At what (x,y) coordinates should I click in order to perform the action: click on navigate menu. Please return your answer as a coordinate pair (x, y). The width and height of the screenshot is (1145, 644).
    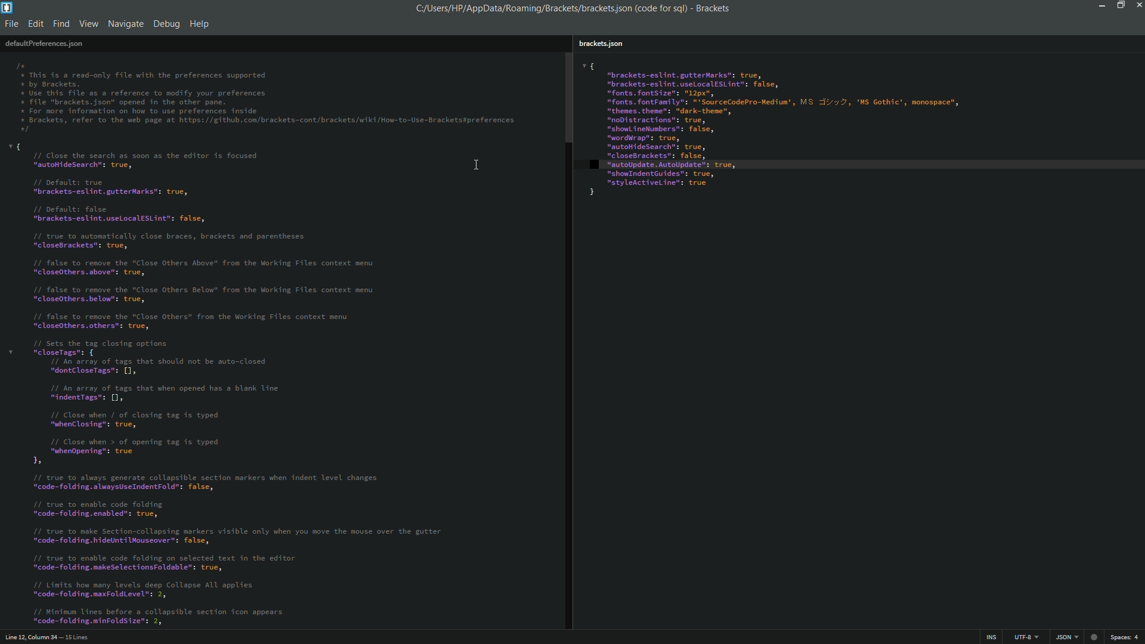
    Looking at the image, I should click on (125, 24).